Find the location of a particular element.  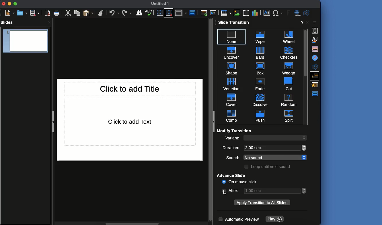

Apply transition to all slides is located at coordinates (262, 203).